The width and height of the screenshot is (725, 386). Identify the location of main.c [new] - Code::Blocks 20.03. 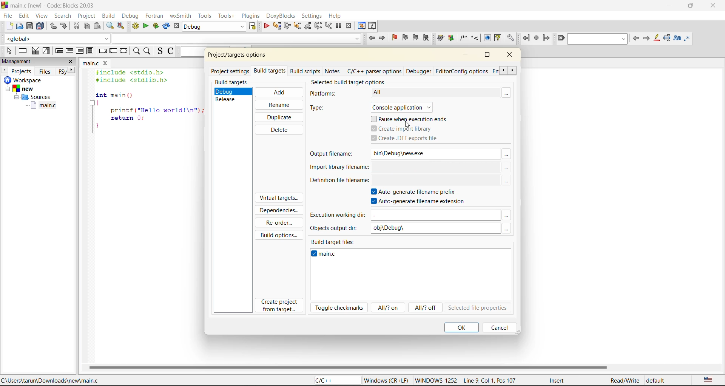
(60, 6).